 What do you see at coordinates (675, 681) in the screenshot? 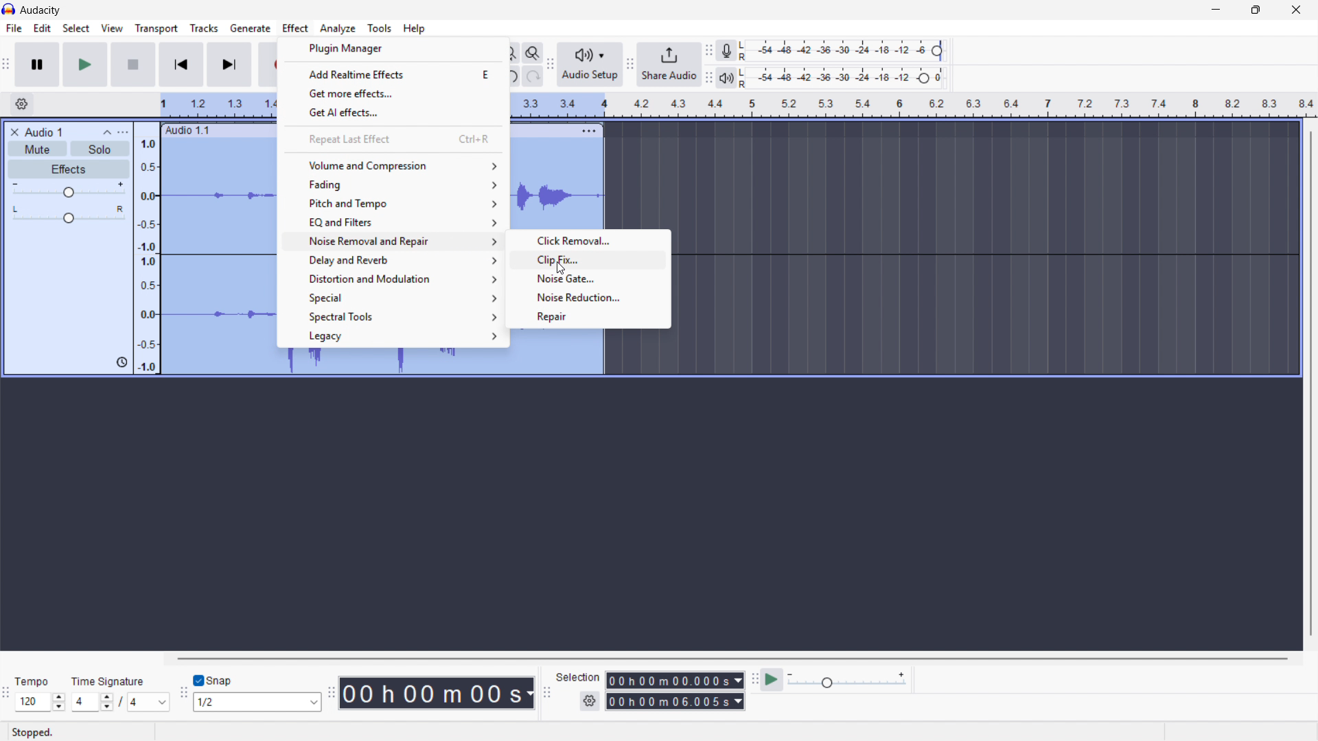
I see `Start time of selection` at bounding box center [675, 681].